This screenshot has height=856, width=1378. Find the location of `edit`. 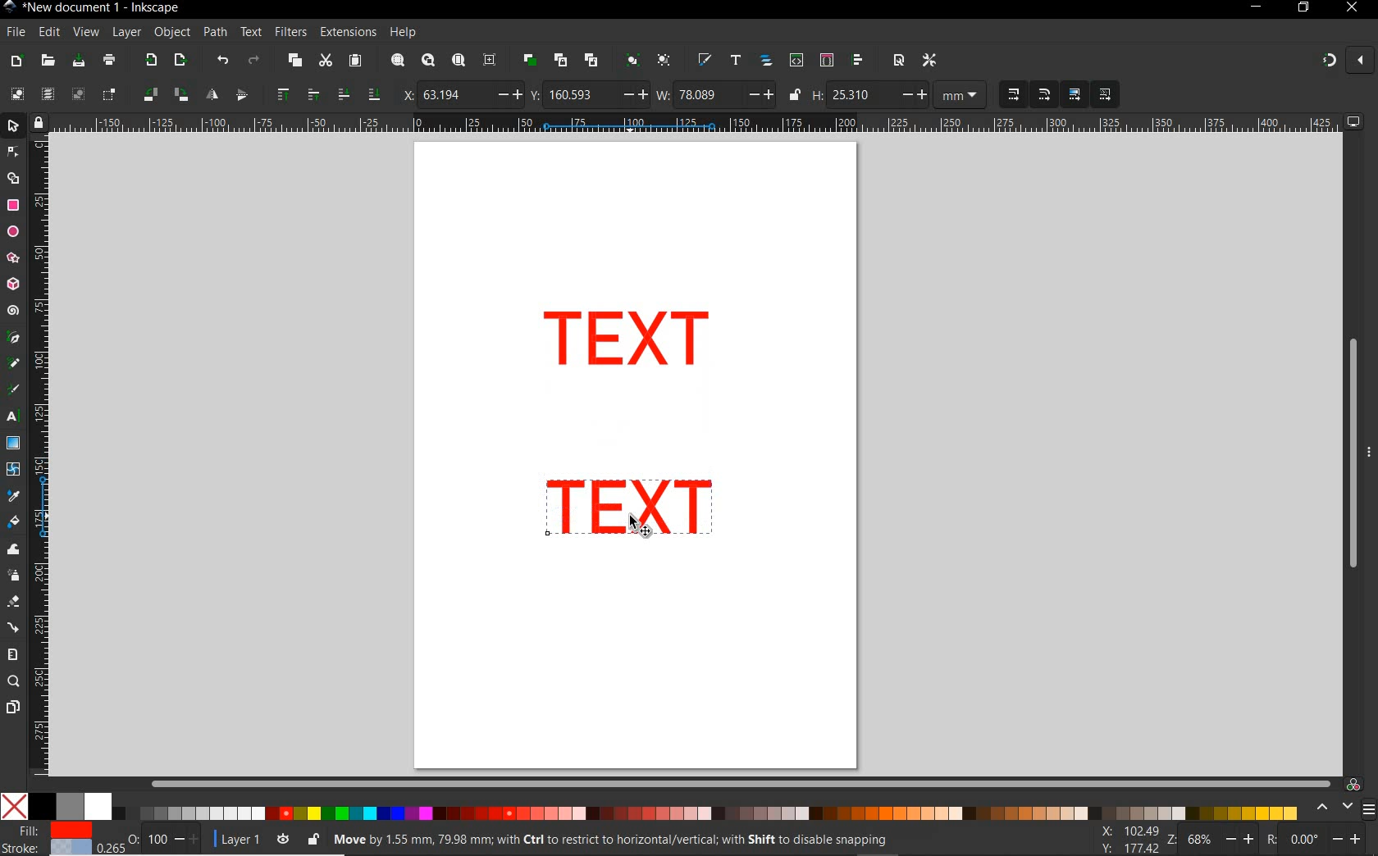

edit is located at coordinates (48, 32).